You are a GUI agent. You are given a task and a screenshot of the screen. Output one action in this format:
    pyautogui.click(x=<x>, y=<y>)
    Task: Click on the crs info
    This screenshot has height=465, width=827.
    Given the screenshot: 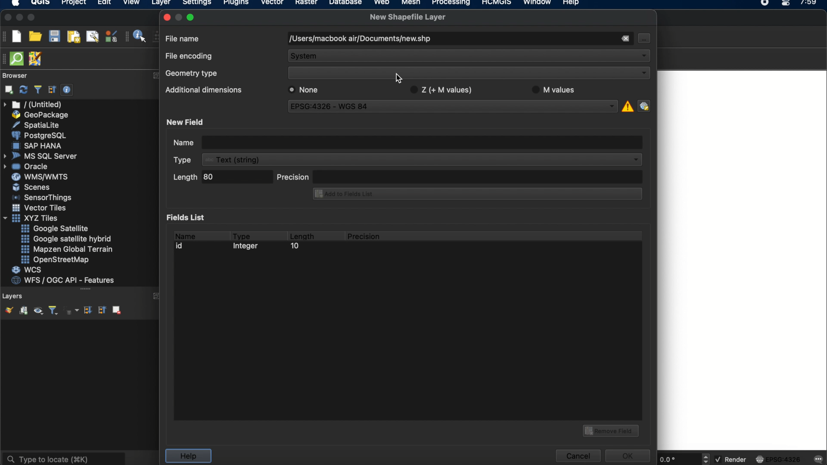 What is the action you would take?
    pyautogui.click(x=627, y=105)
    